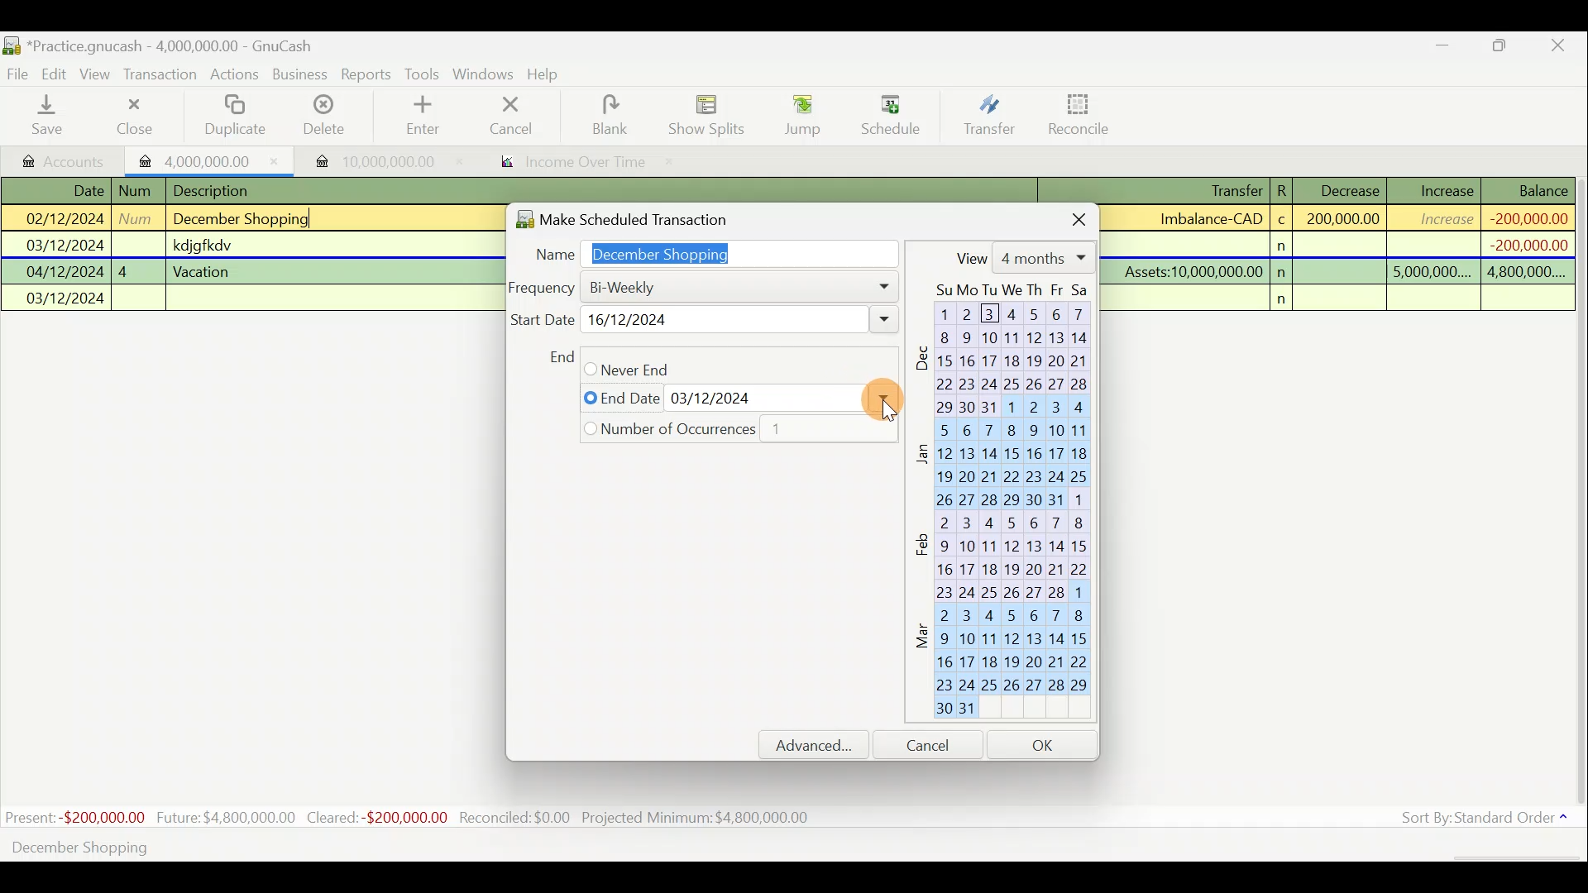 The height and width of the screenshot is (893, 1588). I want to click on Enter, so click(421, 116).